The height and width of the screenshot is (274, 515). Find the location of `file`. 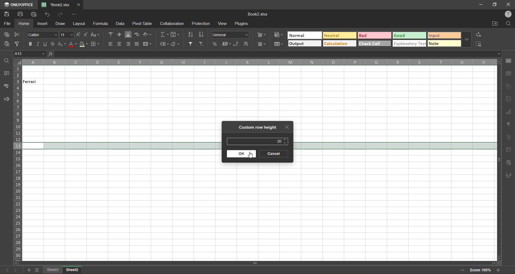

file is located at coordinates (8, 24).